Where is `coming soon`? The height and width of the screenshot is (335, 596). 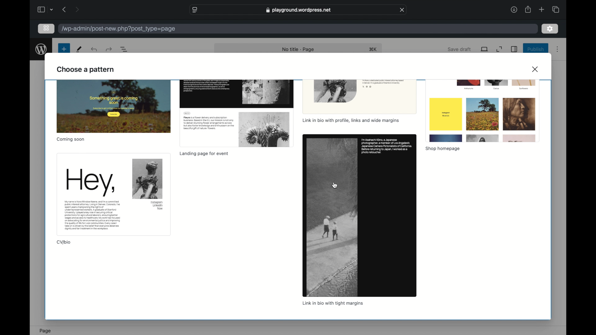 coming soon is located at coordinates (70, 139).